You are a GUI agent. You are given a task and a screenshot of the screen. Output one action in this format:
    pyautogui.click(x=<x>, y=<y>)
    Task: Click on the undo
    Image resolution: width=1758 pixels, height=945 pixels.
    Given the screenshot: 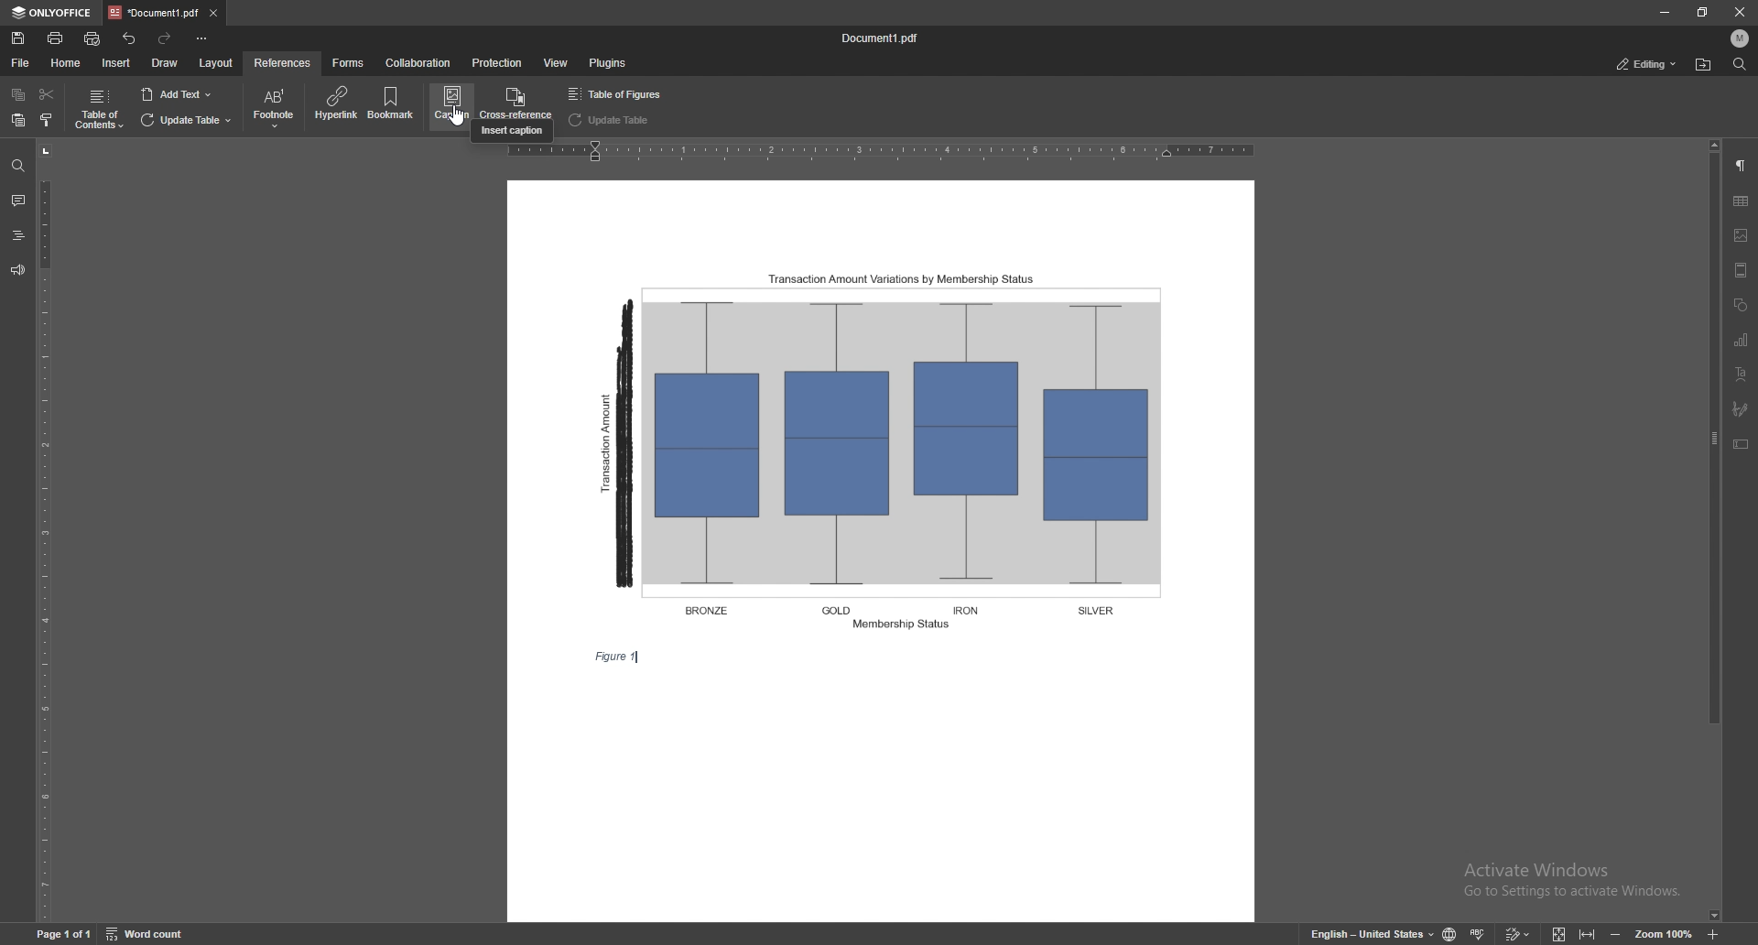 What is the action you would take?
    pyautogui.click(x=130, y=39)
    